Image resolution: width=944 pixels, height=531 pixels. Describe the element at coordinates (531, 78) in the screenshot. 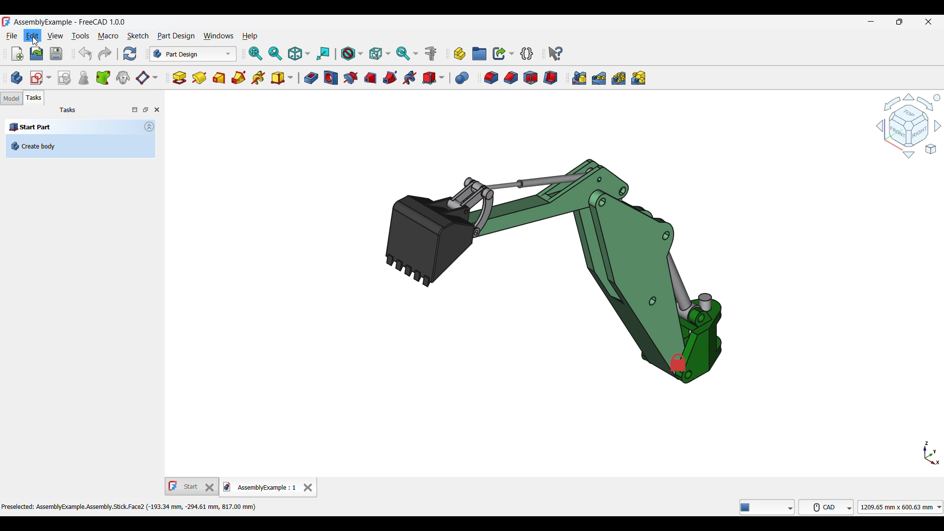

I see `Draft` at that location.